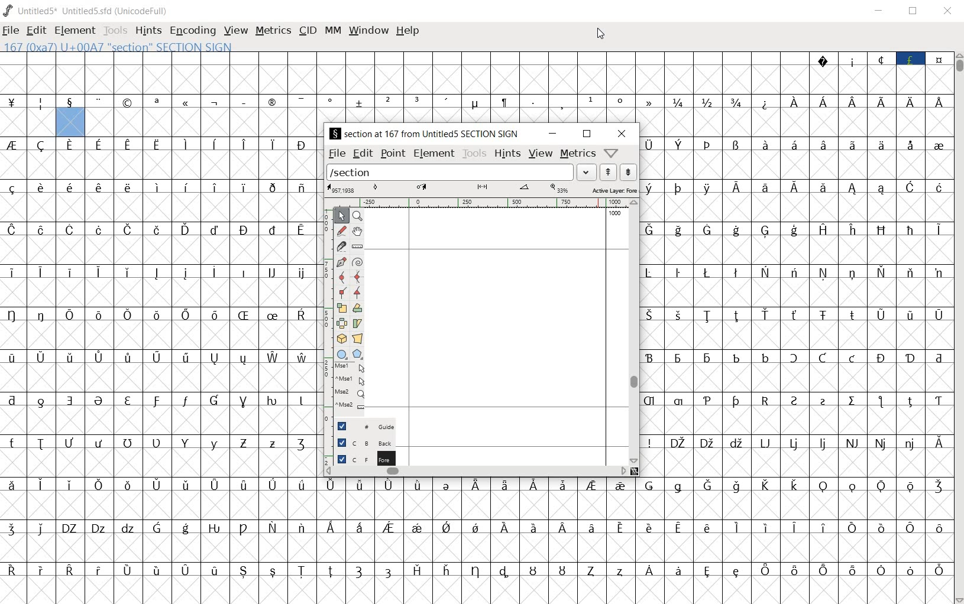 The image size is (964, 604). Describe the element at coordinates (958, 328) in the screenshot. I see `SCROLLBAR` at that location.